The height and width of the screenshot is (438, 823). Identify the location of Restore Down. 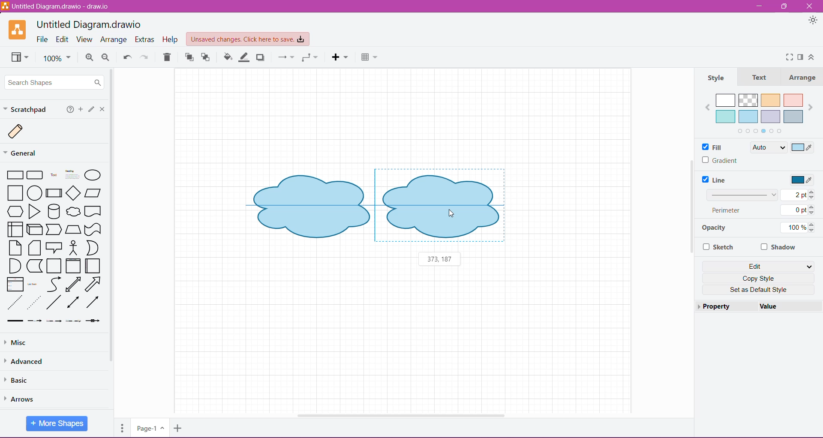
(785, 6).